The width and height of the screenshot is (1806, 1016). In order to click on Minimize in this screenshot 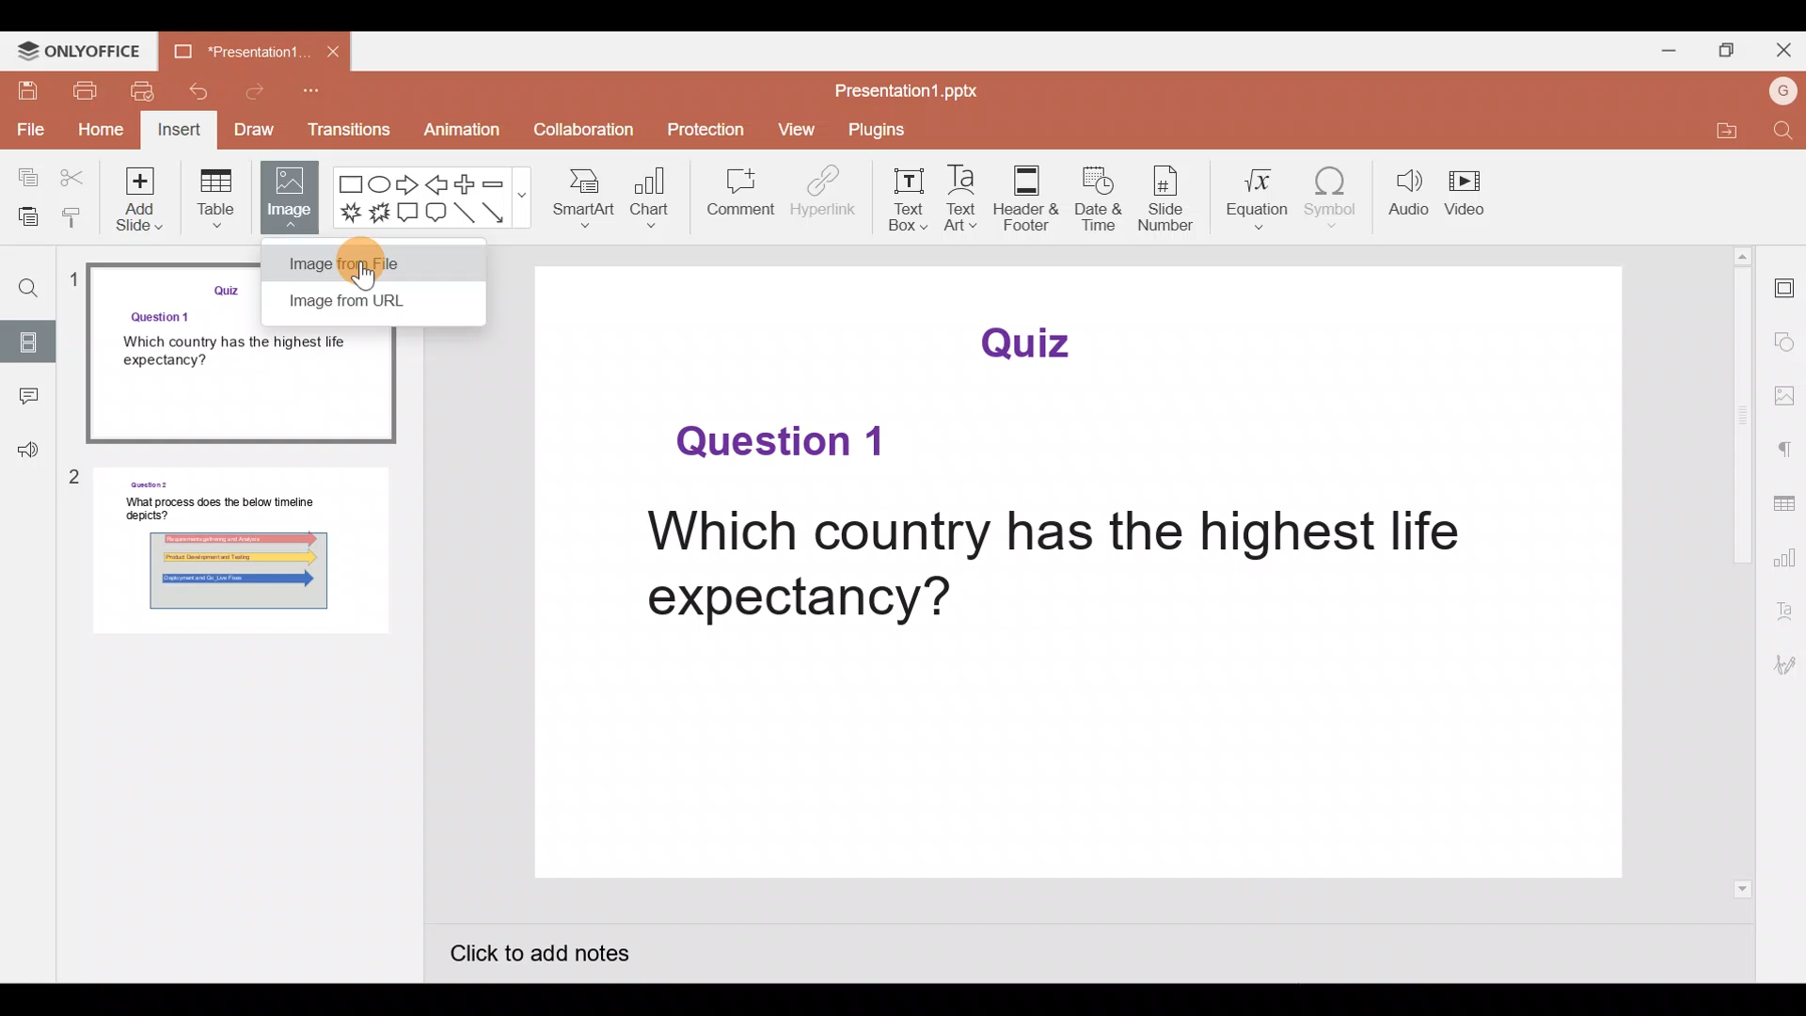, I will do `click(1665, 49)`.